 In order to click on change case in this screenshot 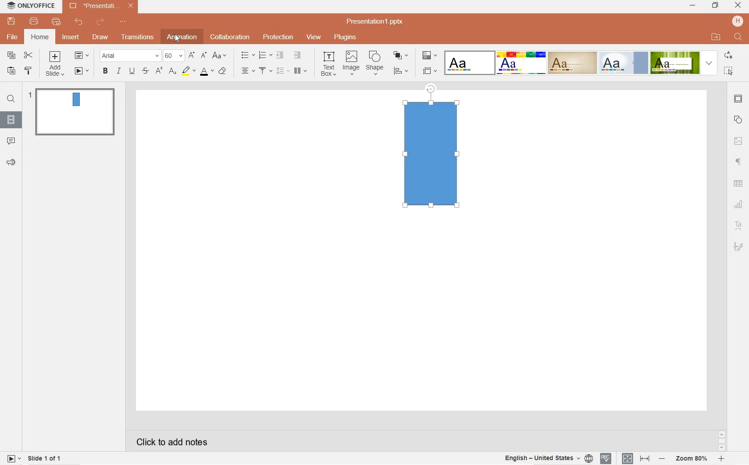, I will do `click(220, 56)`.